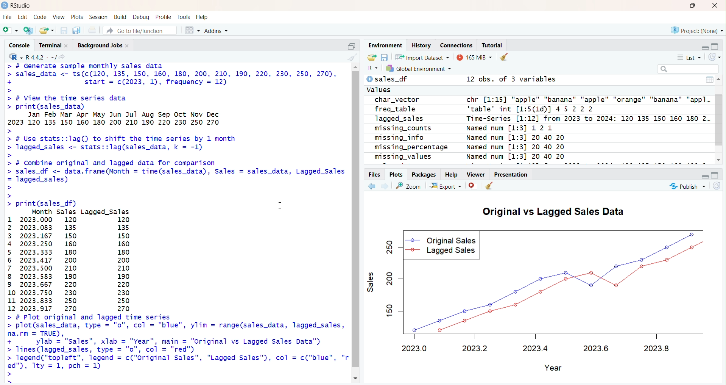 This screenshot has width=726, height=385. Describe the element at coordinates (419, 69) in the screenshot. I see `global environment` at that location.